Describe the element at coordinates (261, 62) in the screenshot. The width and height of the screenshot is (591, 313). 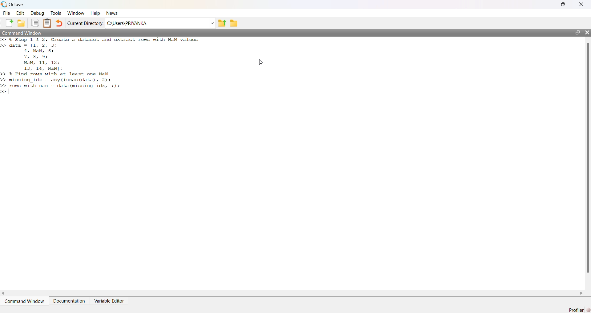
I see `cursor` at that location.